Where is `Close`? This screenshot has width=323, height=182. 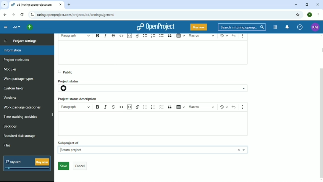
Close is located at coordinates (239, 150).